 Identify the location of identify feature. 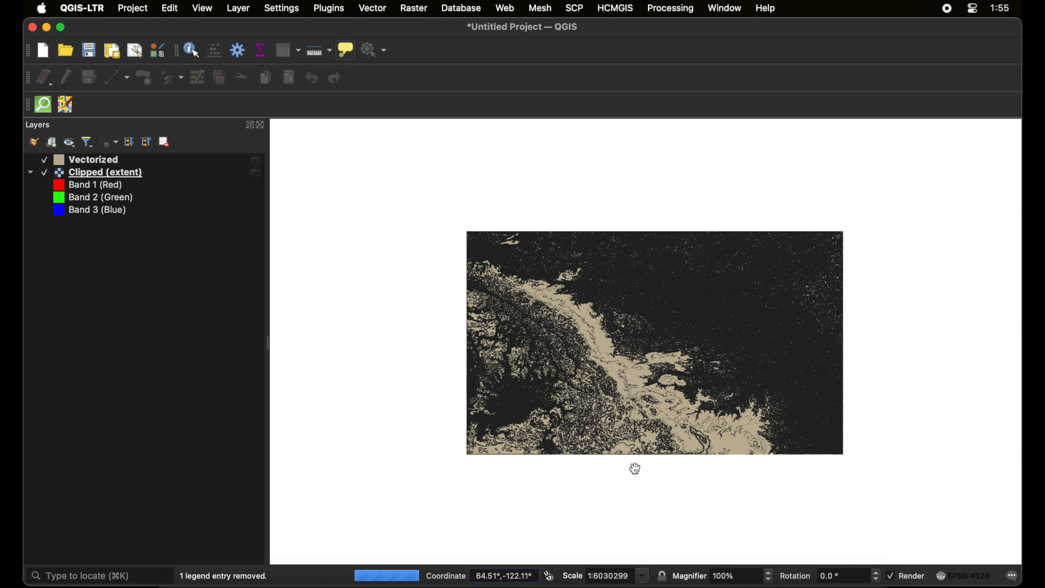
(193, 50).